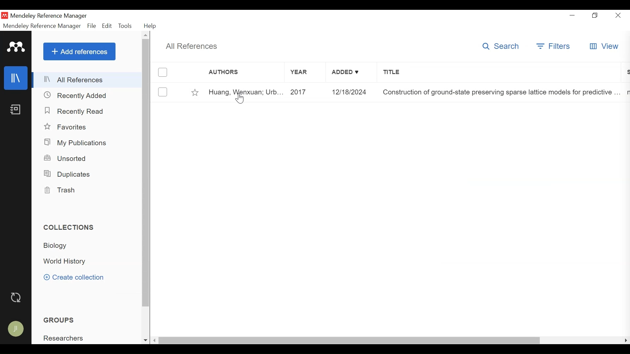 This screenshot has width=630, height=354. Describe the element at coordinates (17, 329) in the screenshot. I see `Avatar` at that location.